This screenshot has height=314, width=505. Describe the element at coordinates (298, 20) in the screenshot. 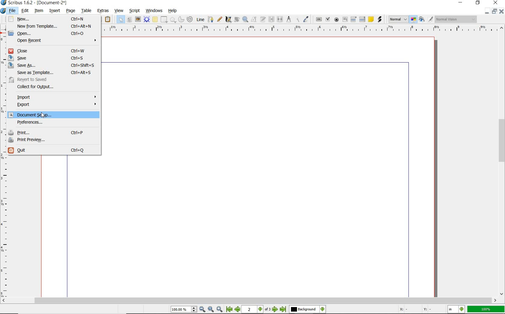

I see `copy item properties` at that location.